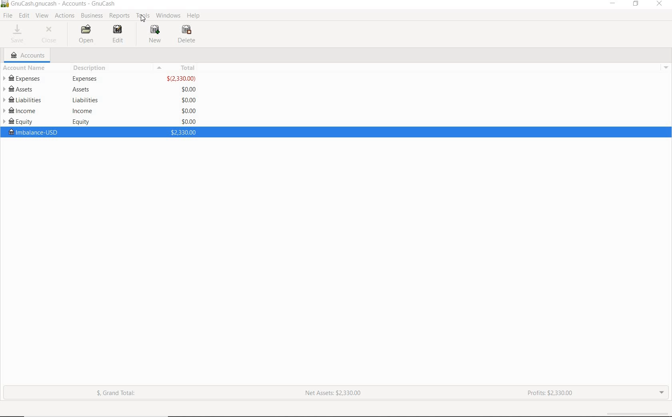 This screenshot has width=672, height=417. Describe the element at coordinates (660, 4) in the screenshot. I see `CLOSE` at that location.